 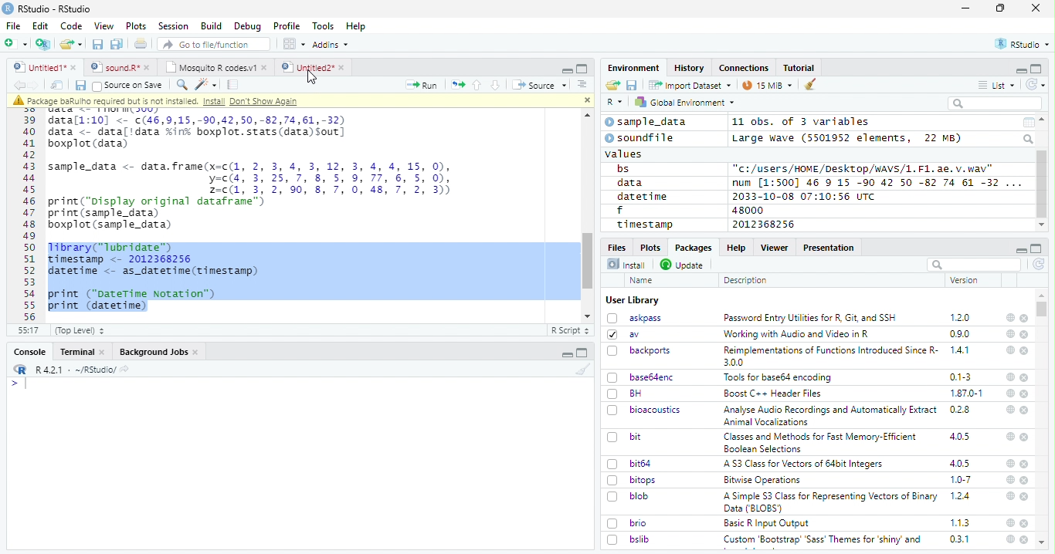 I want to click on Environment, so click(x=634, y=67).